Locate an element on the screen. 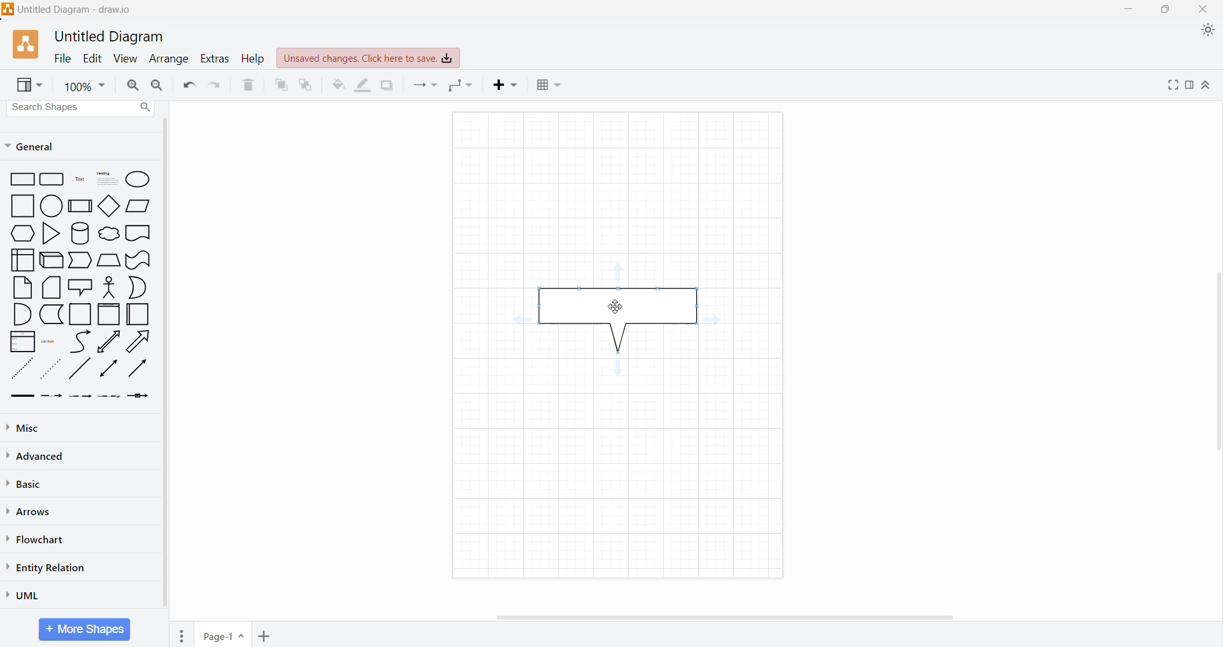 The width and height of the screenshot is (1223, 647). Waypoints is located at coordinates (462, 86).